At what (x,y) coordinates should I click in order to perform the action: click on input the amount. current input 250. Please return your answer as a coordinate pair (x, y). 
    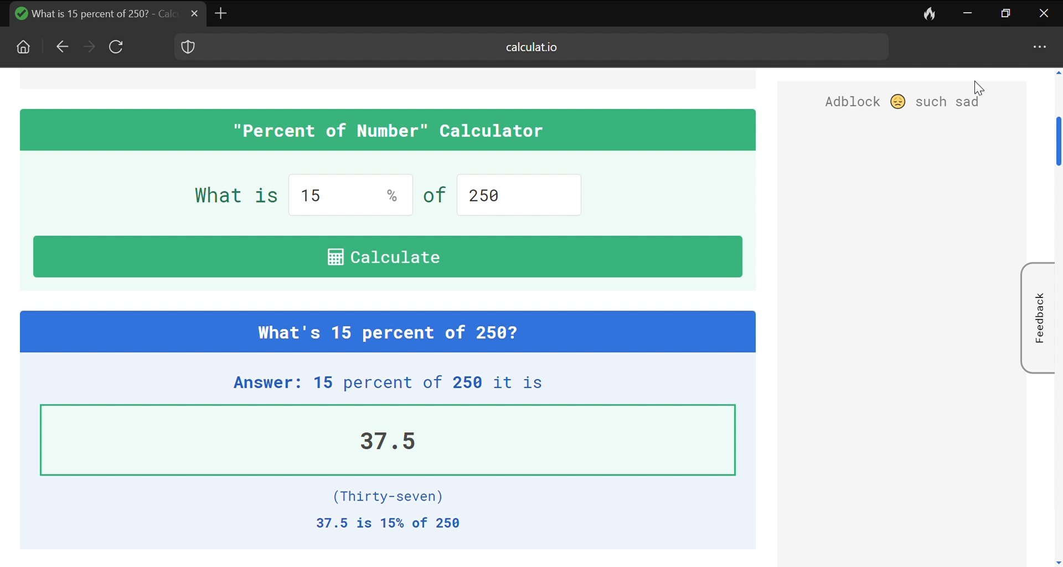
    Looking at the image, I should click on (518, 195).